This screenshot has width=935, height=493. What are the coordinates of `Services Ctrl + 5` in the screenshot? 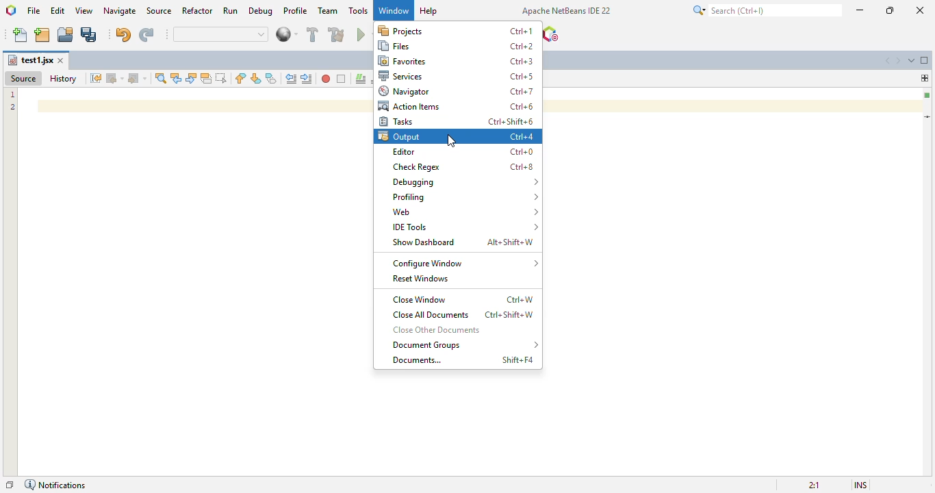 It's located at (455, 77).